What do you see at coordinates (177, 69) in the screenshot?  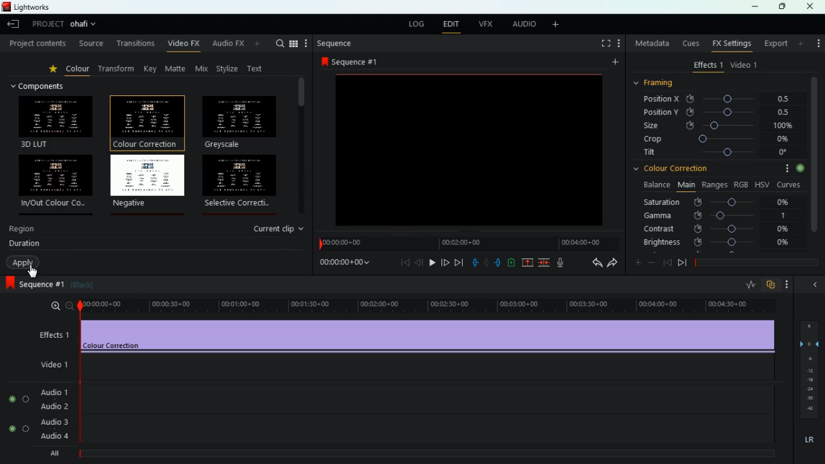 I see `matte` at bounding box center [177, 69].